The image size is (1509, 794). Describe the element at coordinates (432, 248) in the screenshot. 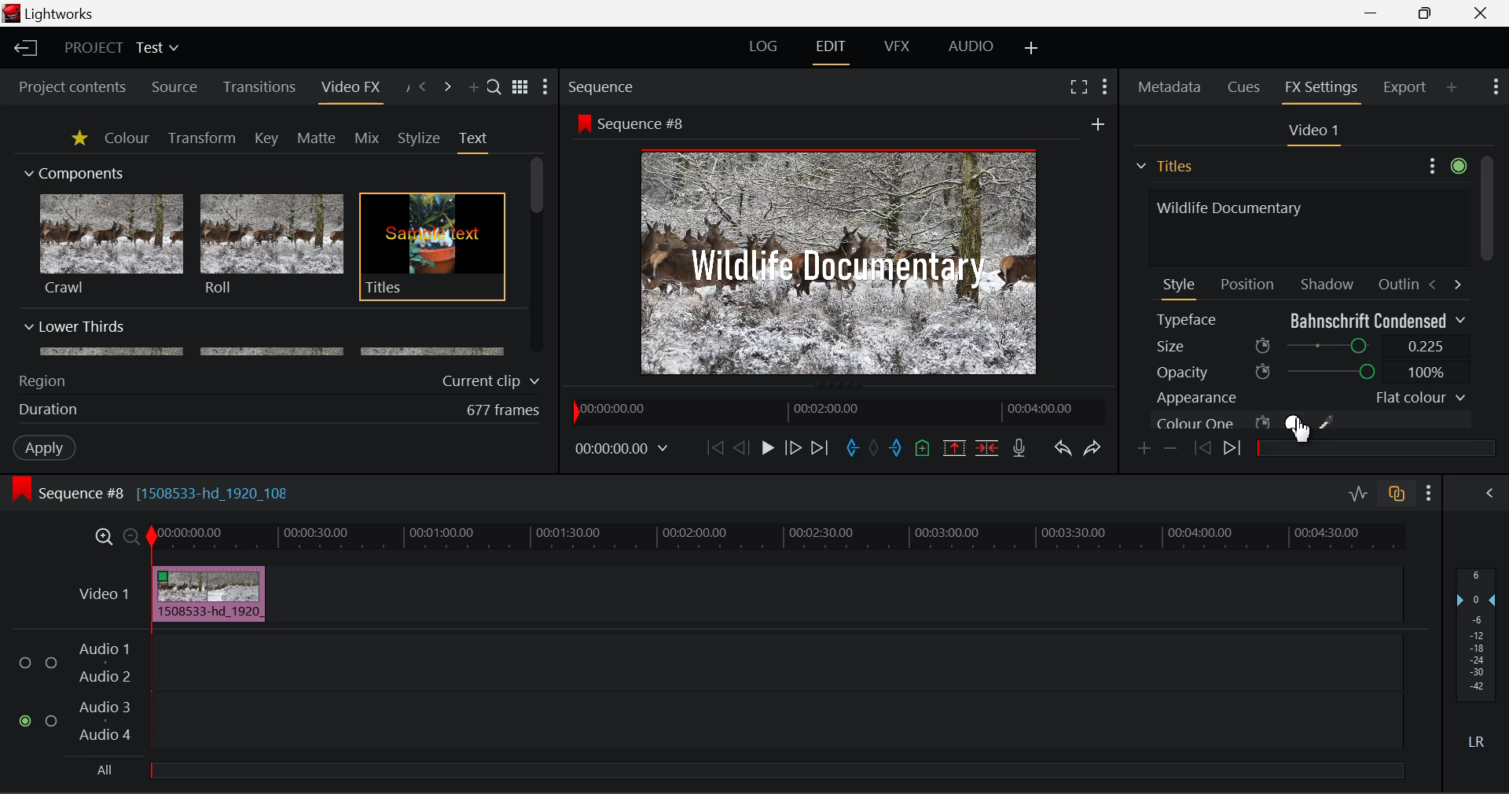

I see `Titles` at that location.